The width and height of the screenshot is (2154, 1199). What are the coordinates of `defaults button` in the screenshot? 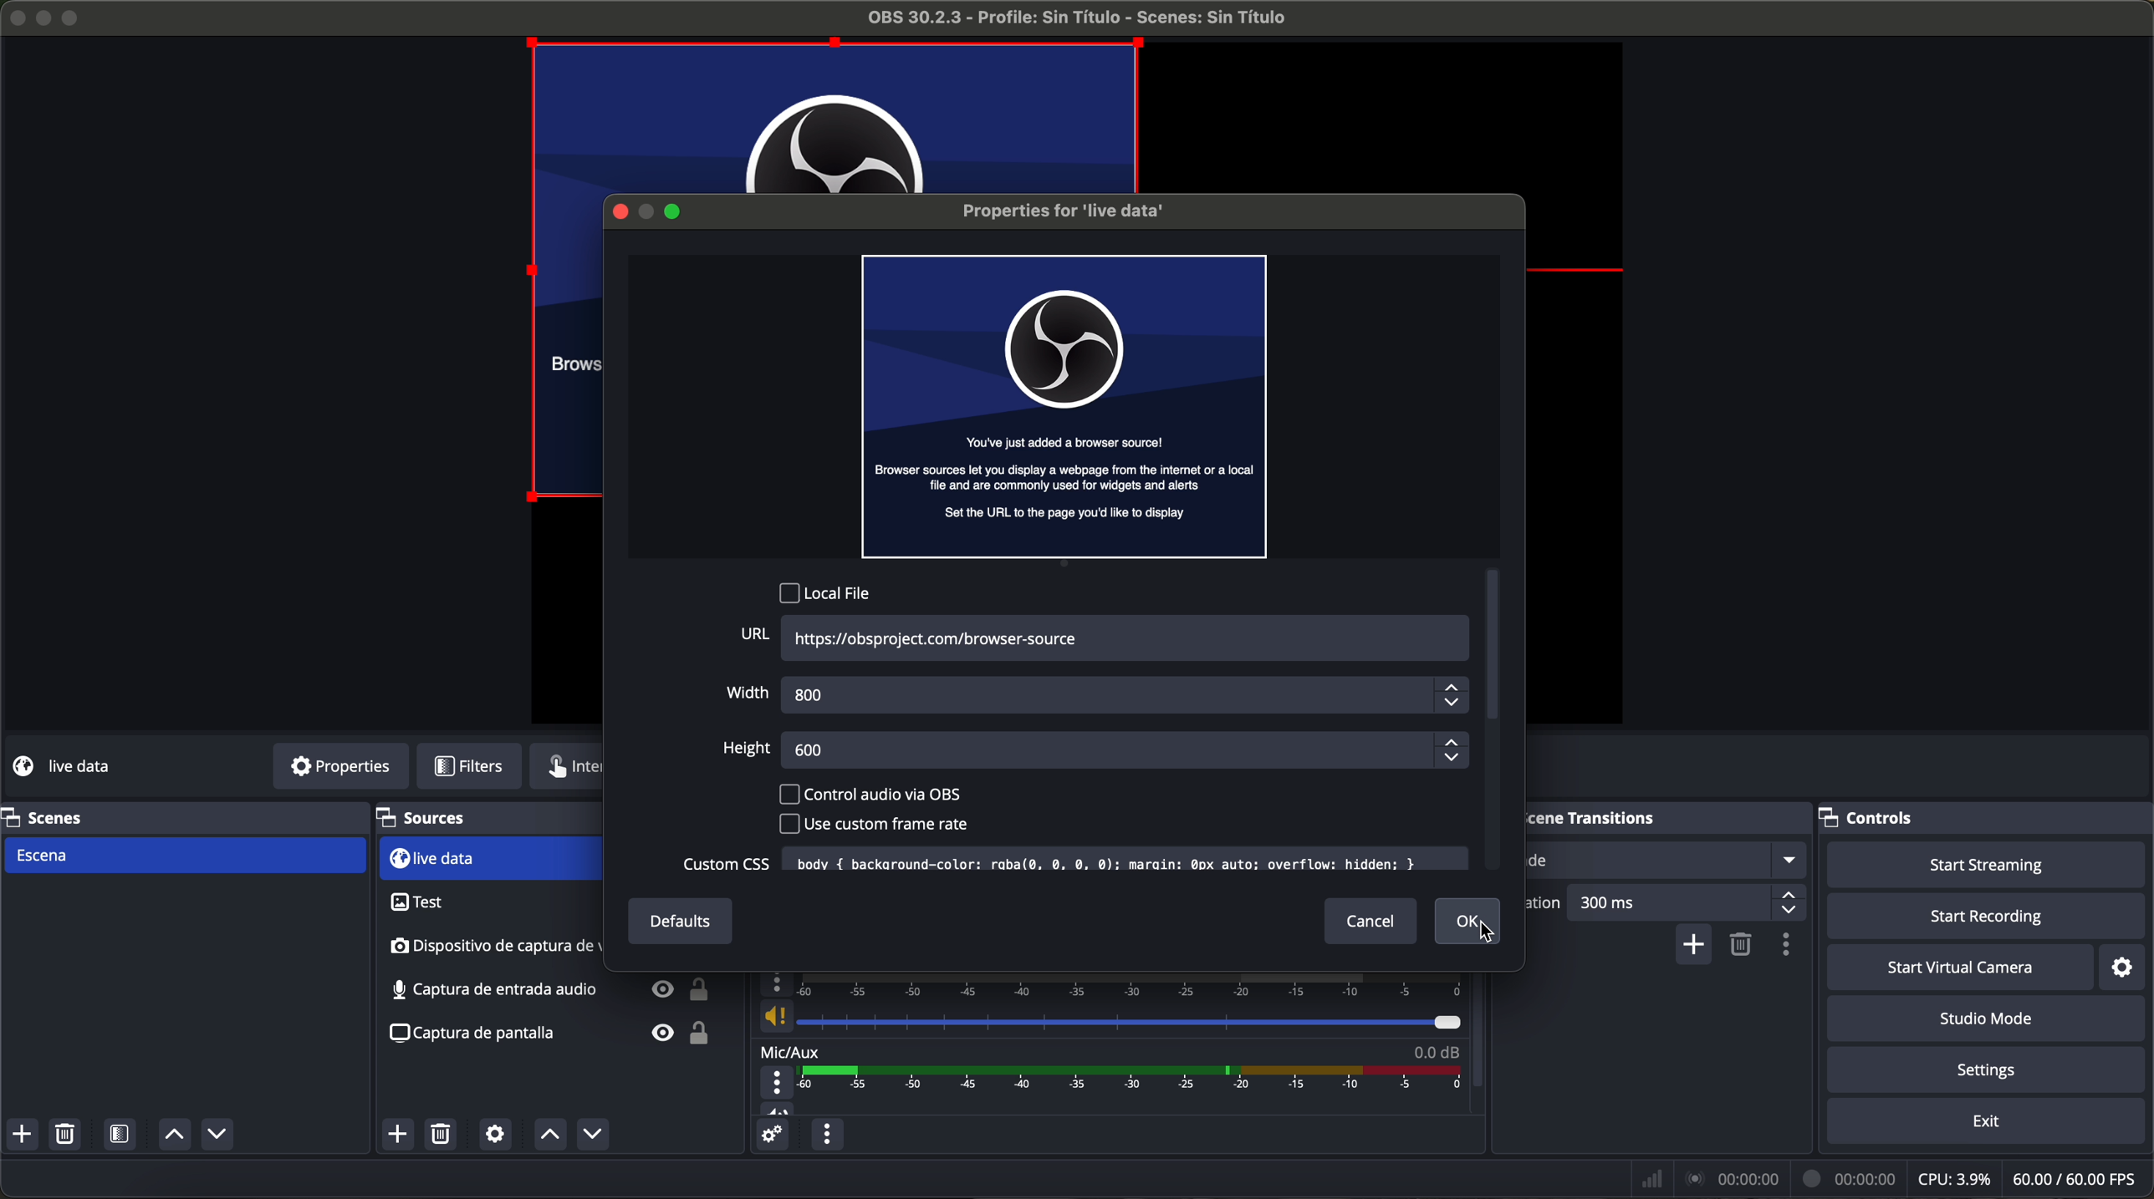 It's located at (677, 922).